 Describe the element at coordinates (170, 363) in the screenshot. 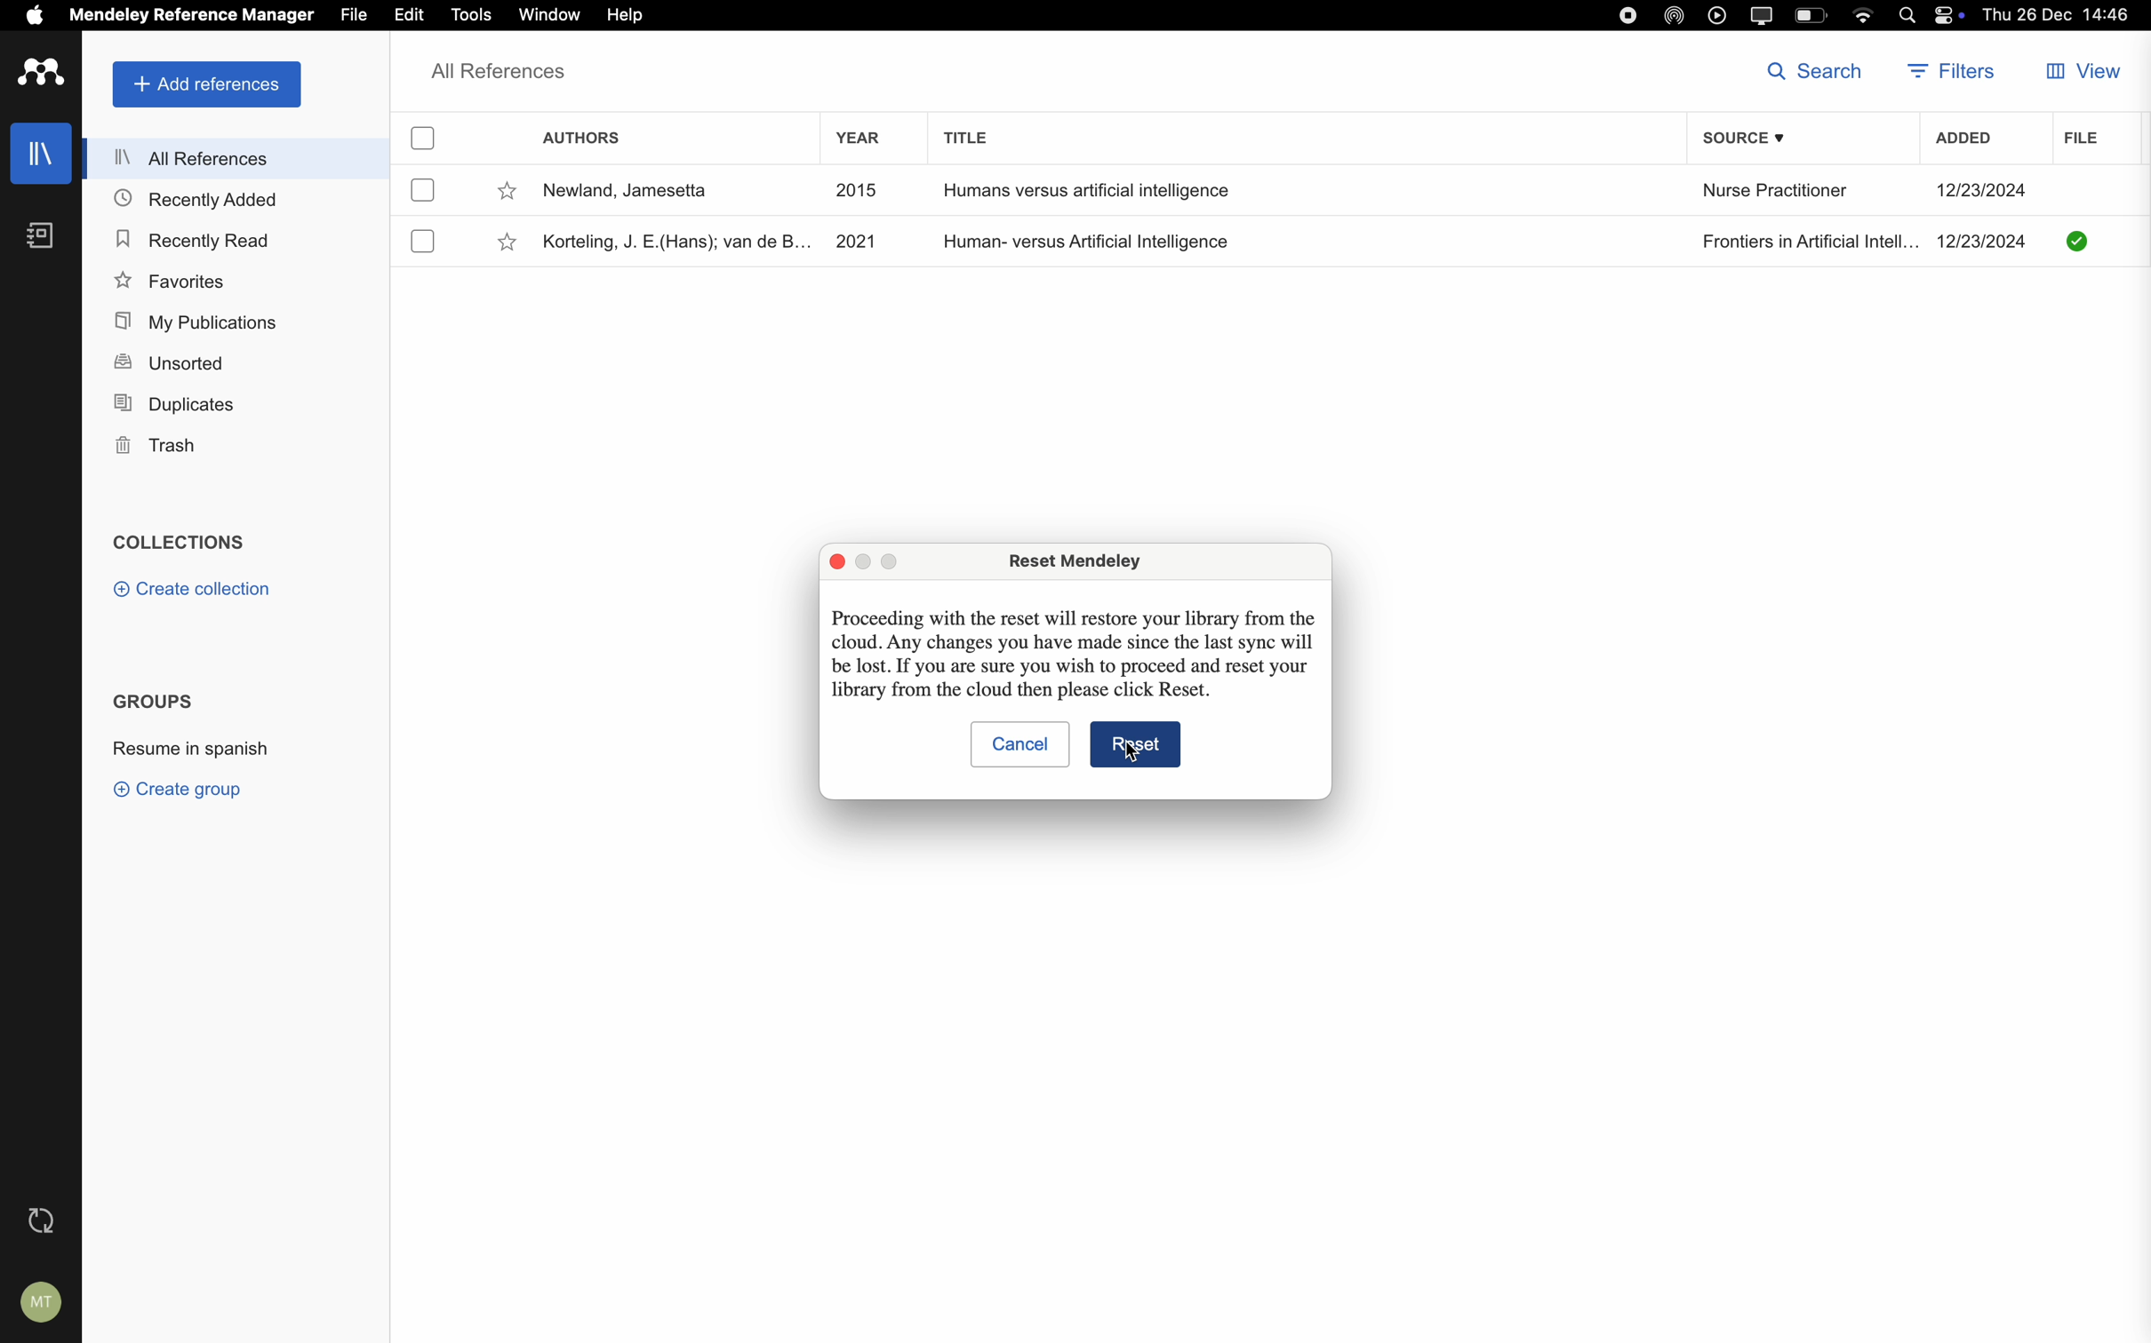

I see `unsorted` at that location.